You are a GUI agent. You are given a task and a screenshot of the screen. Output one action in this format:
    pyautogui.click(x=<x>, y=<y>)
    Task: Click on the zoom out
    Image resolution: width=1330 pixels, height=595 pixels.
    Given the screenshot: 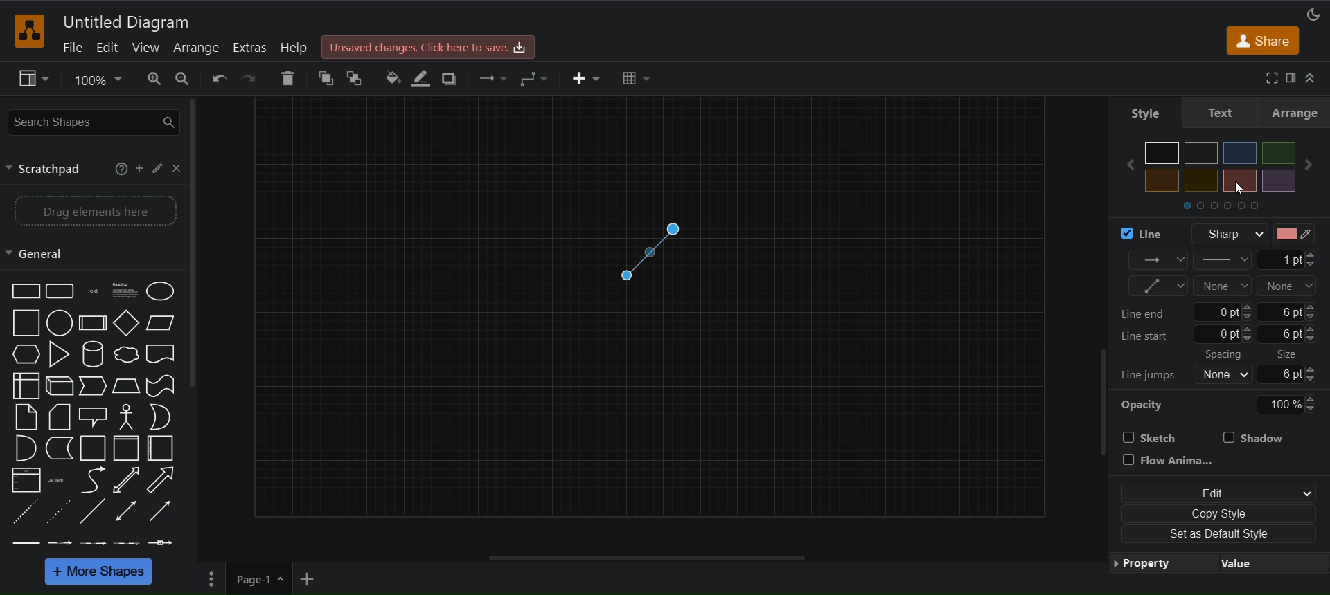 What is the action you would take?
    pyautogui.click(x=185, y=79)
    